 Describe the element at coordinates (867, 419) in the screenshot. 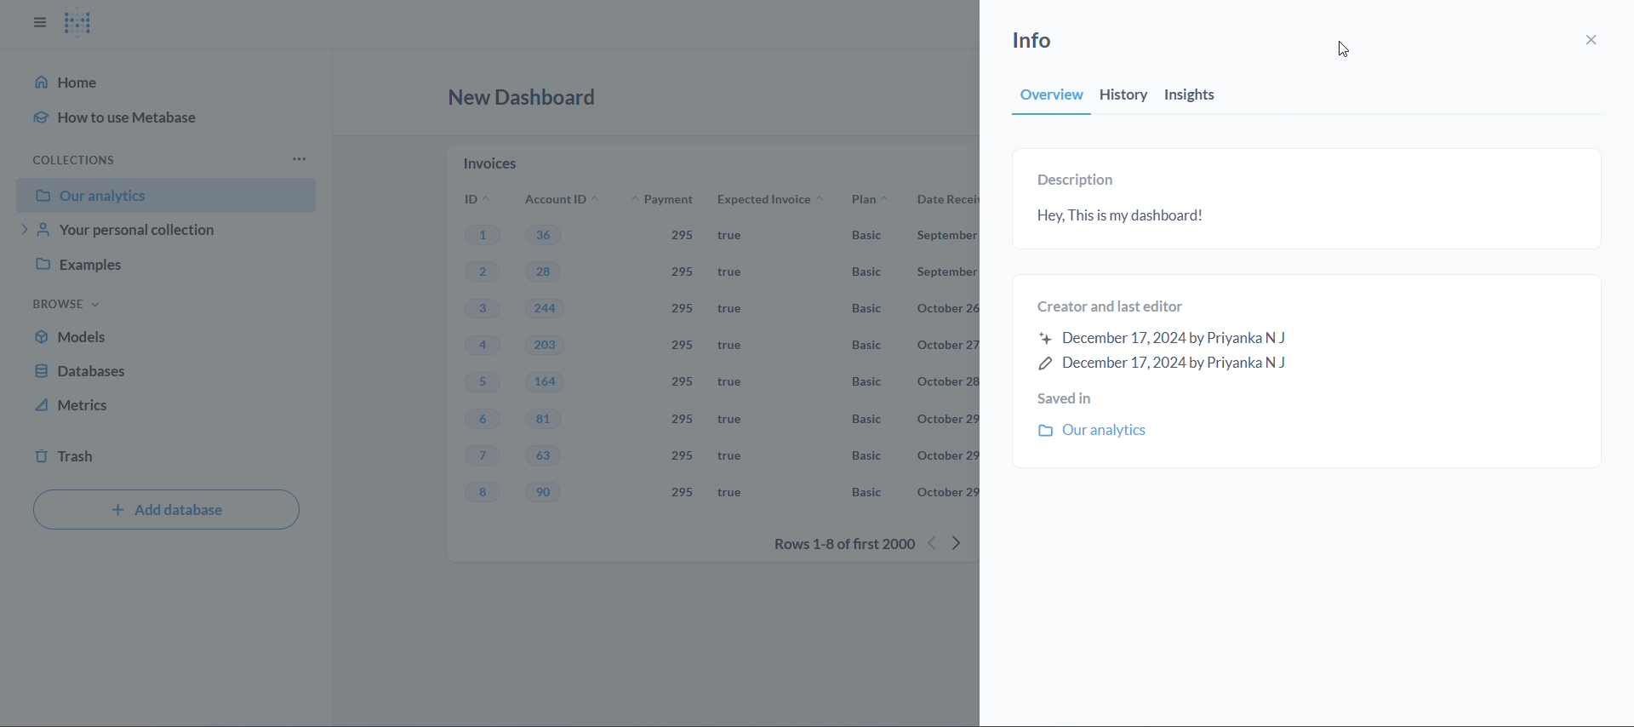

I see `Basic` at that location.